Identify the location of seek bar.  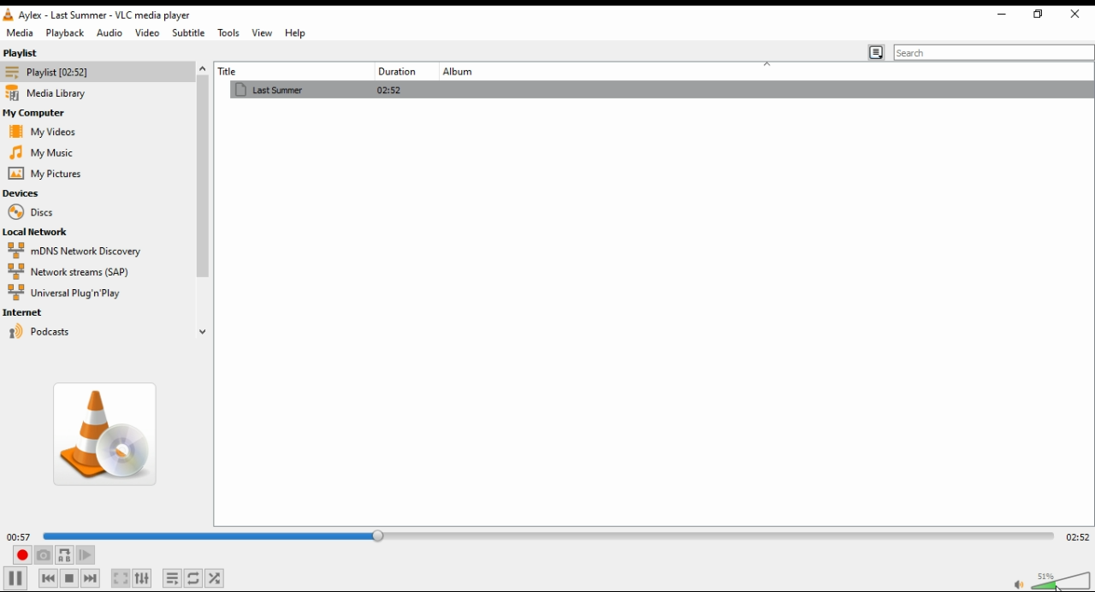
(544, 536).